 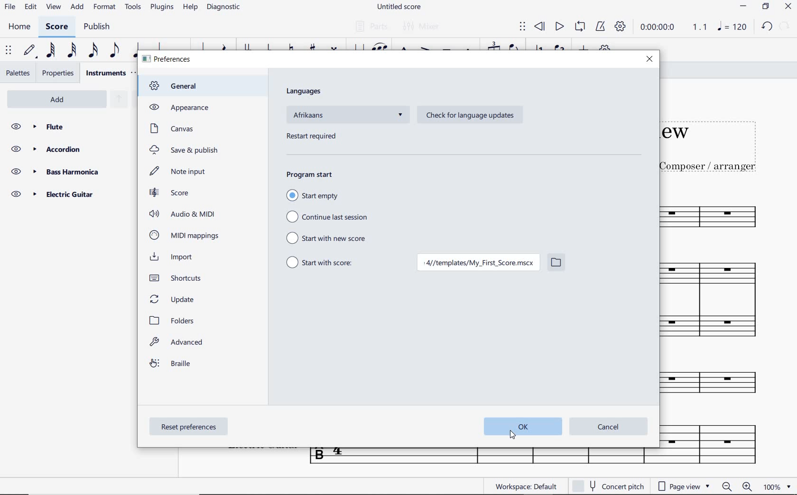 What do you see at coordinates (184, 235) in the screenshot?
I see `MIDI mappings` at bounding box center [184, 235].